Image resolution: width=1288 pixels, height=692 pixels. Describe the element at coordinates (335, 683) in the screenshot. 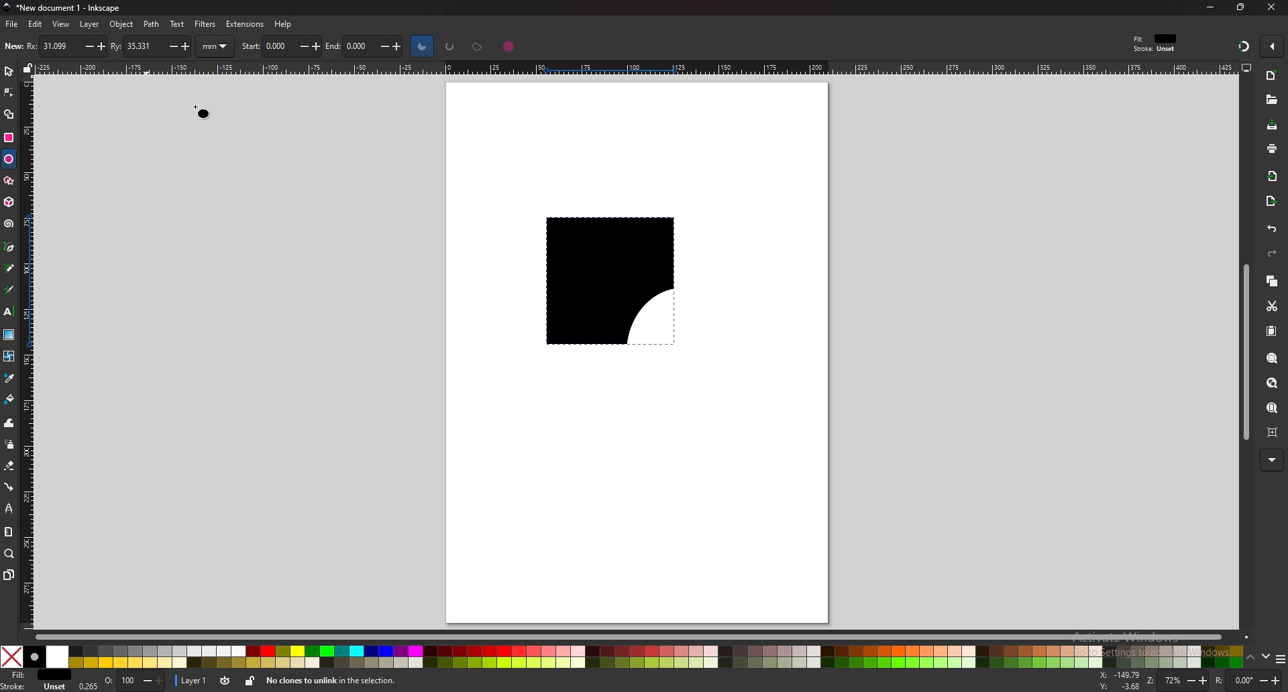

I see `info` at that location.